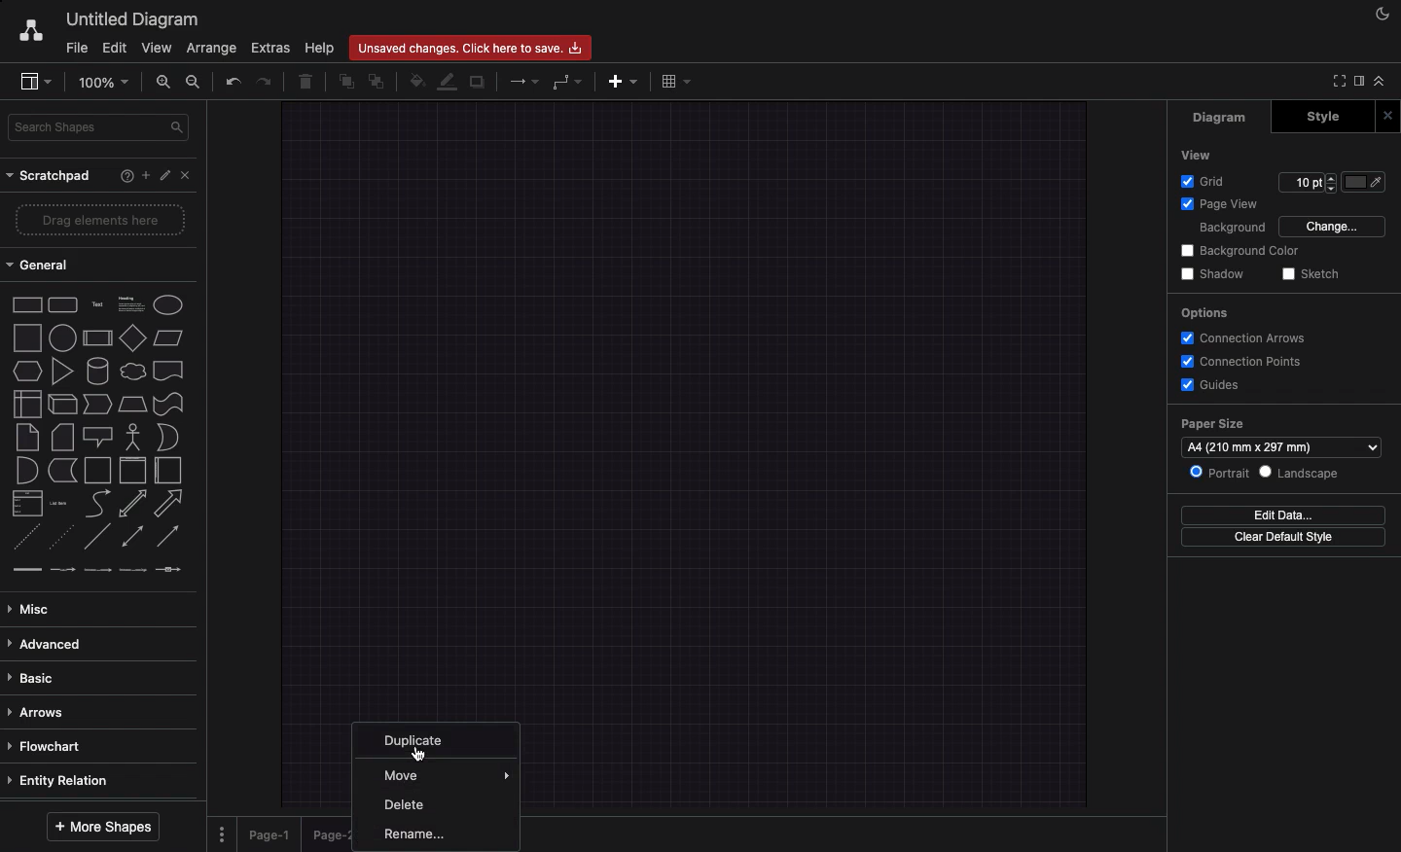  Describe the element at coordinates (1202, 182) in the screenshot. I see `Grid` at that location.